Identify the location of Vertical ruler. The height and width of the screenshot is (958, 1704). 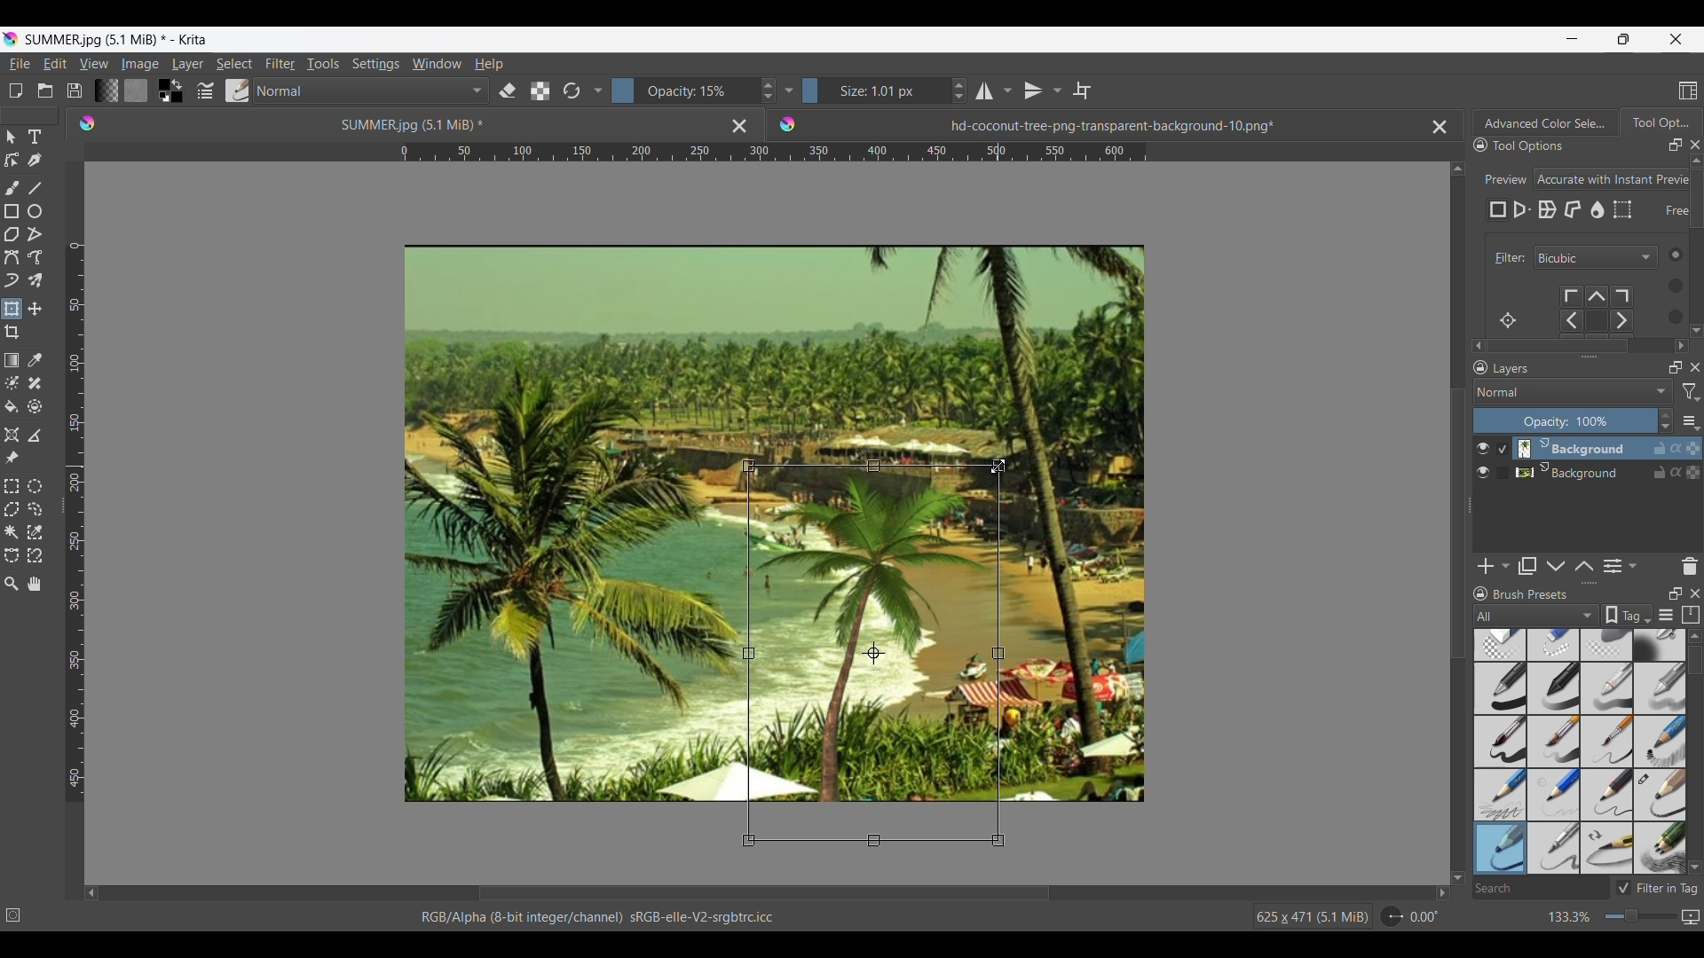
(75, 522).